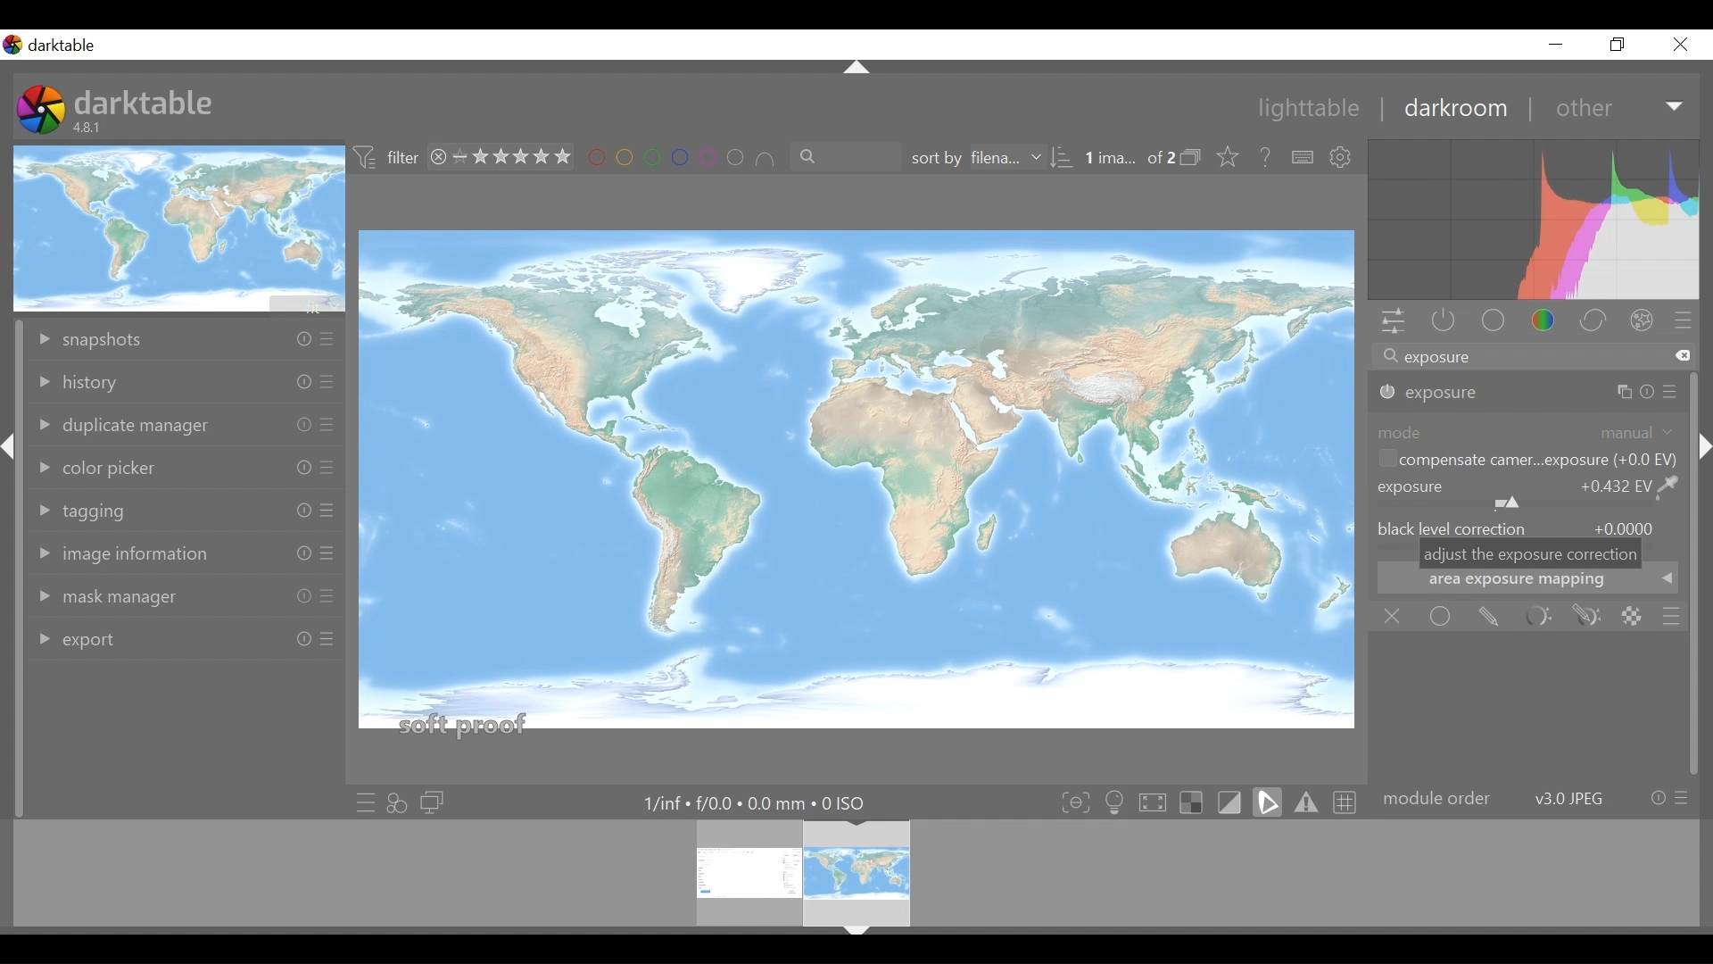  What do you see at coordinates (365, 802) in the screenshot?
I see `quick access to presets` at bounding box center [365, 802].